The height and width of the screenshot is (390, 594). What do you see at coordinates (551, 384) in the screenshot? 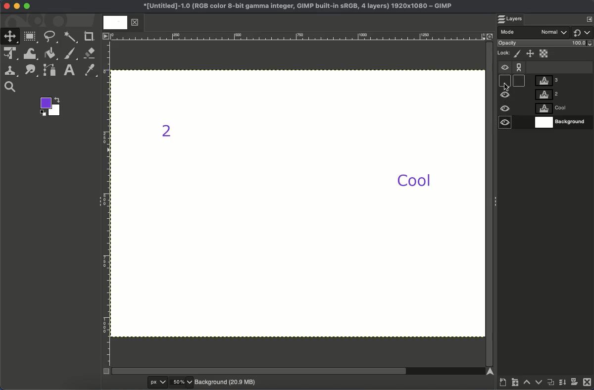
I see `Duplicate` at bounding box center [551, 384].